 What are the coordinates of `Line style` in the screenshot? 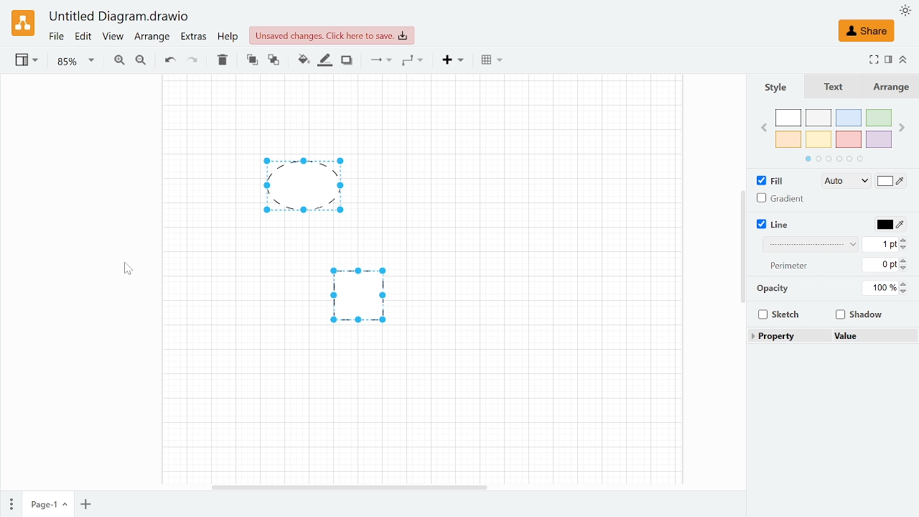 It's located at (811, 246).